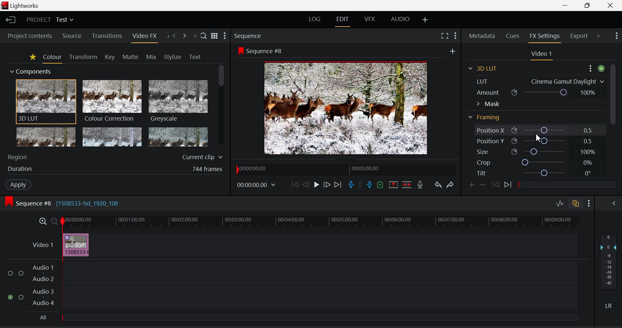 The width and height of the screenshot is (622, 328). Describe the element at coordinates (9, 20) in the screenshot. I see `Back to Homepage` at that location.